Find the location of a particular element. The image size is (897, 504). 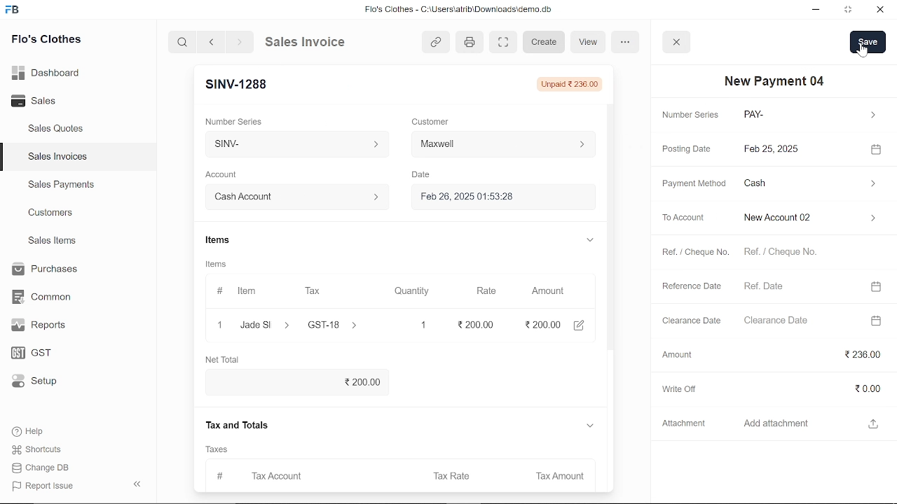

Customers. is located at coordinates (51, 213).